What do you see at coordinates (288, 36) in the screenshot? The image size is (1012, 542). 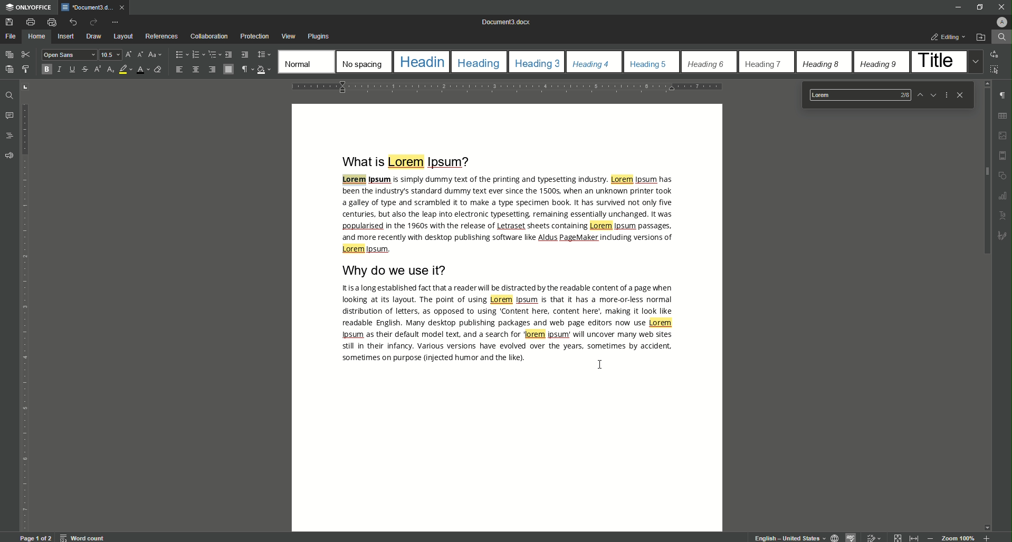 I see `View` at bounding box center [288, 36].